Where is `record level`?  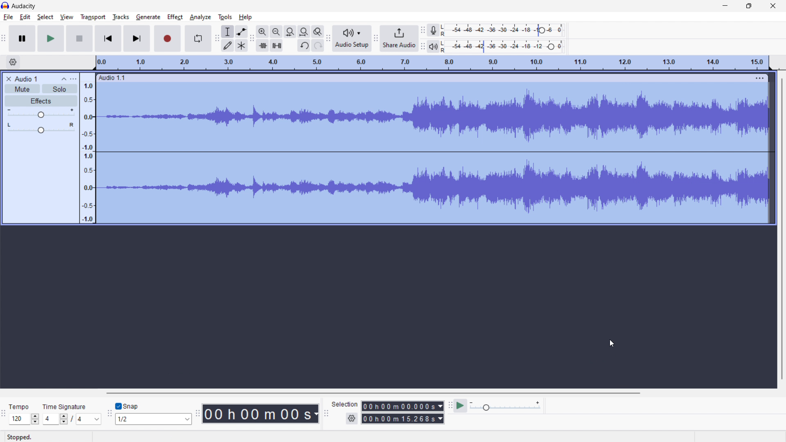 record level is located at coordinates (505, 30).